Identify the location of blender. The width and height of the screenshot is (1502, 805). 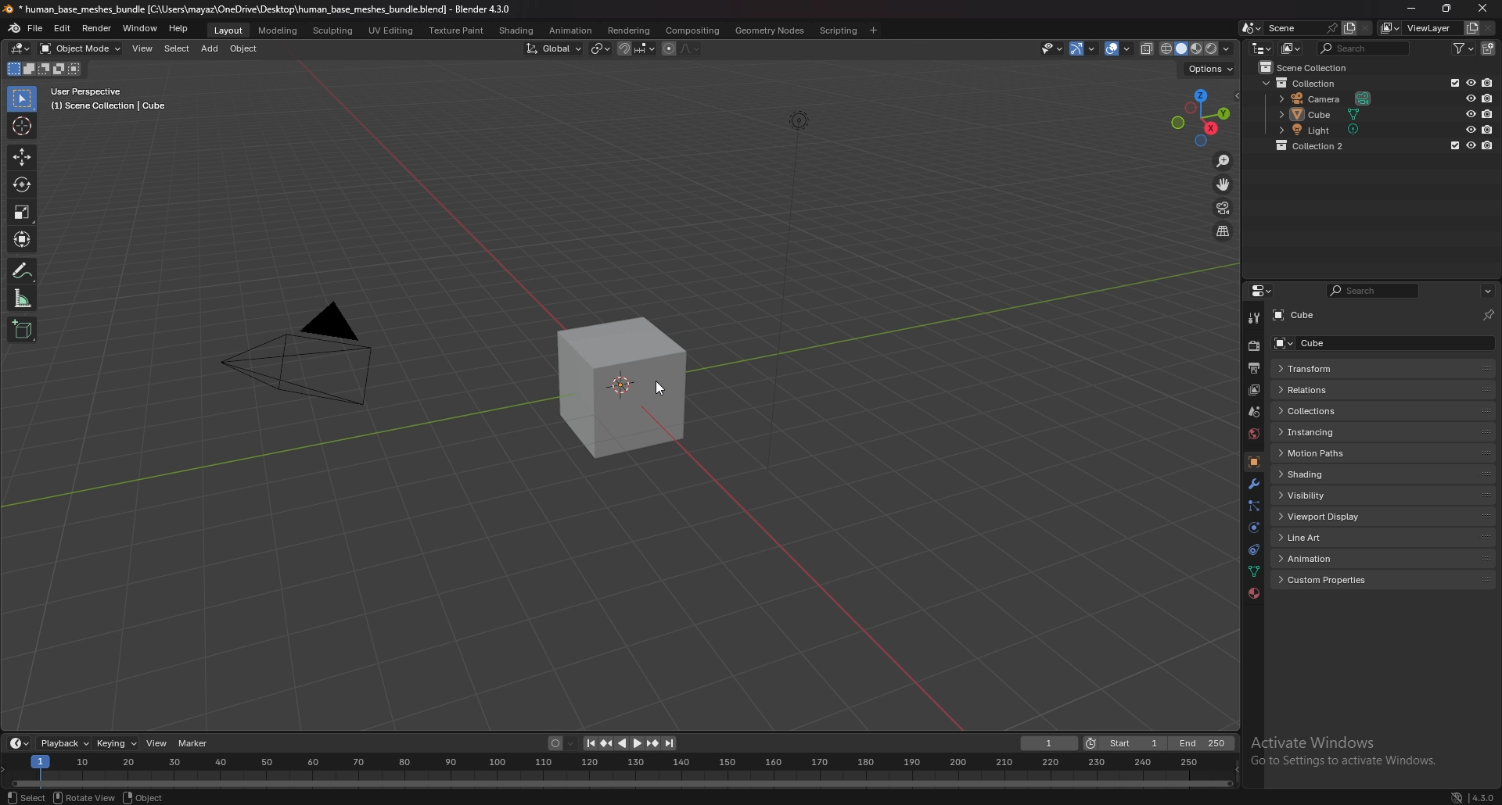
(16, 28).